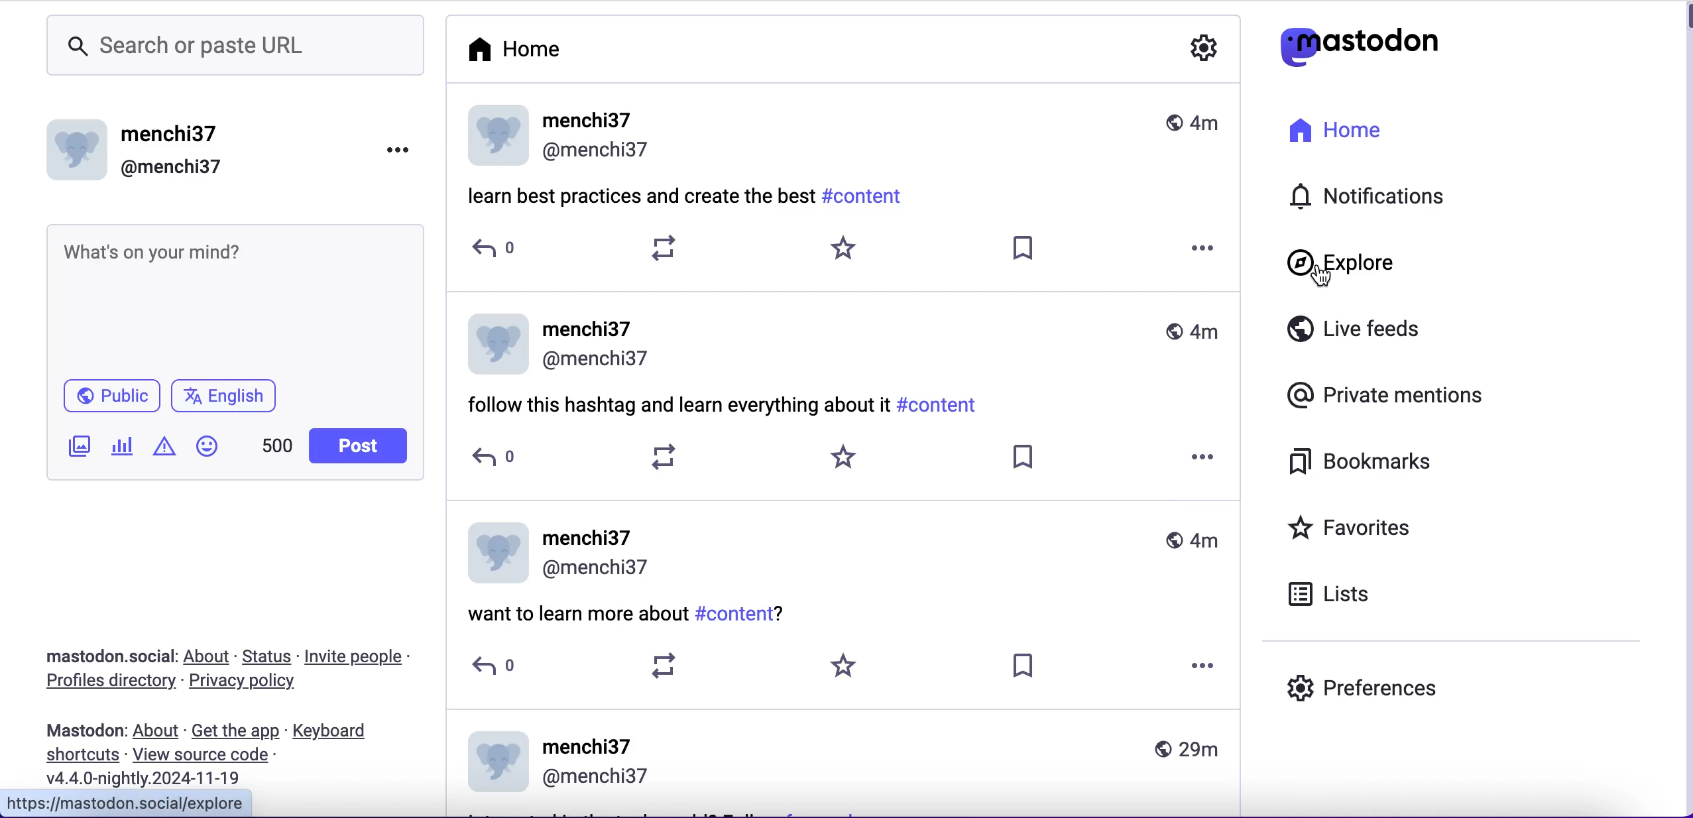 This screenshot has width=1693, height=818. Describe the element at coordinates (1022, 457) in the screenshot. I see `save` at that location.